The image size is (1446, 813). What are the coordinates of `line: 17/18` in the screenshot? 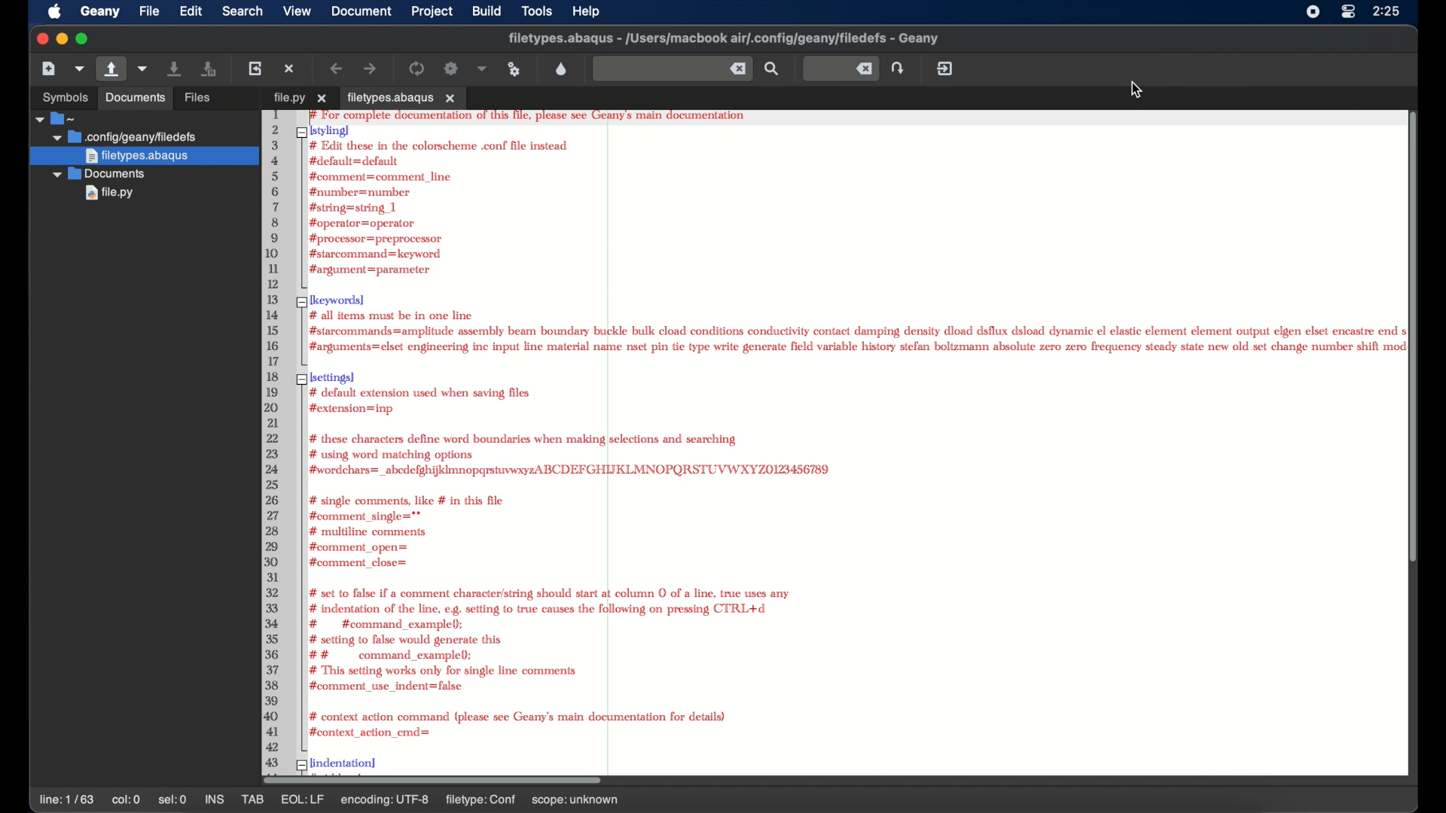 It's located at (69, 800).